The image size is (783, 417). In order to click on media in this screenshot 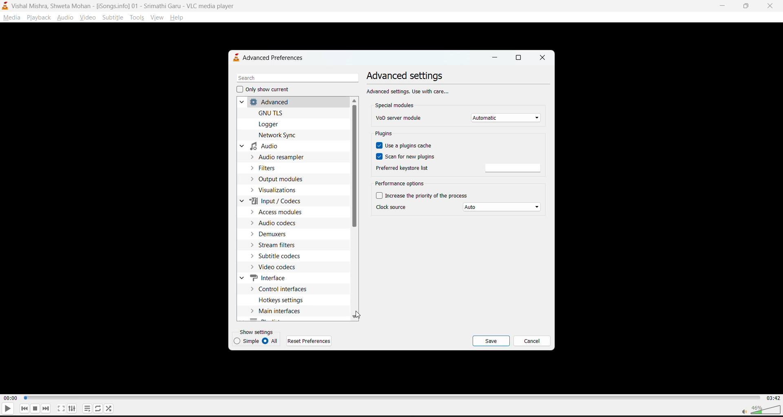, I will do `click(11, 17)`.